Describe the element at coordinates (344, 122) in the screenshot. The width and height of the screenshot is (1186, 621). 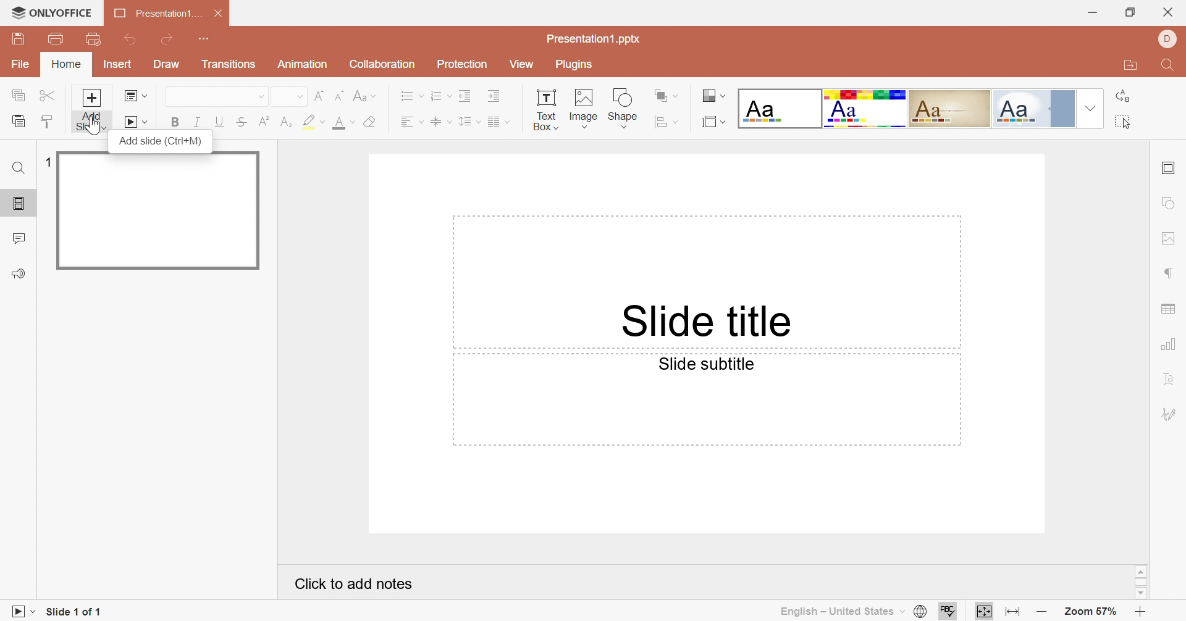
I see `Font color` at that location.